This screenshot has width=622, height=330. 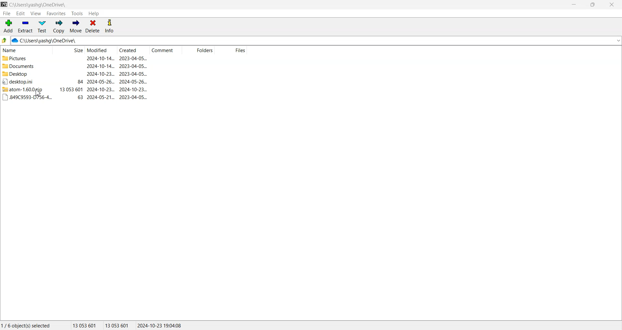 What do you see at coordinates (56, 13) in the screenshot?
I see `Favorites` at bounding box center [56, 13].